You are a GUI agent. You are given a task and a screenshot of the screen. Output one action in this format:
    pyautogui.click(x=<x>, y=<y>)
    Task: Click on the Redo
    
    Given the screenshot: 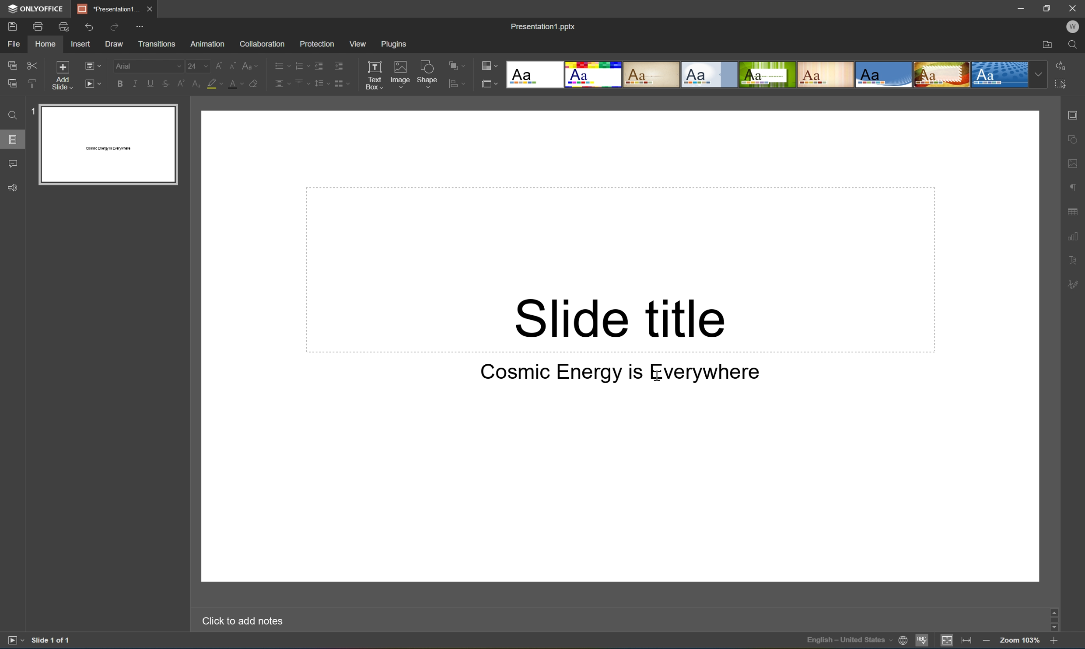 What is the action you would take?
    pyautogui.click(x=113, y=27)
    